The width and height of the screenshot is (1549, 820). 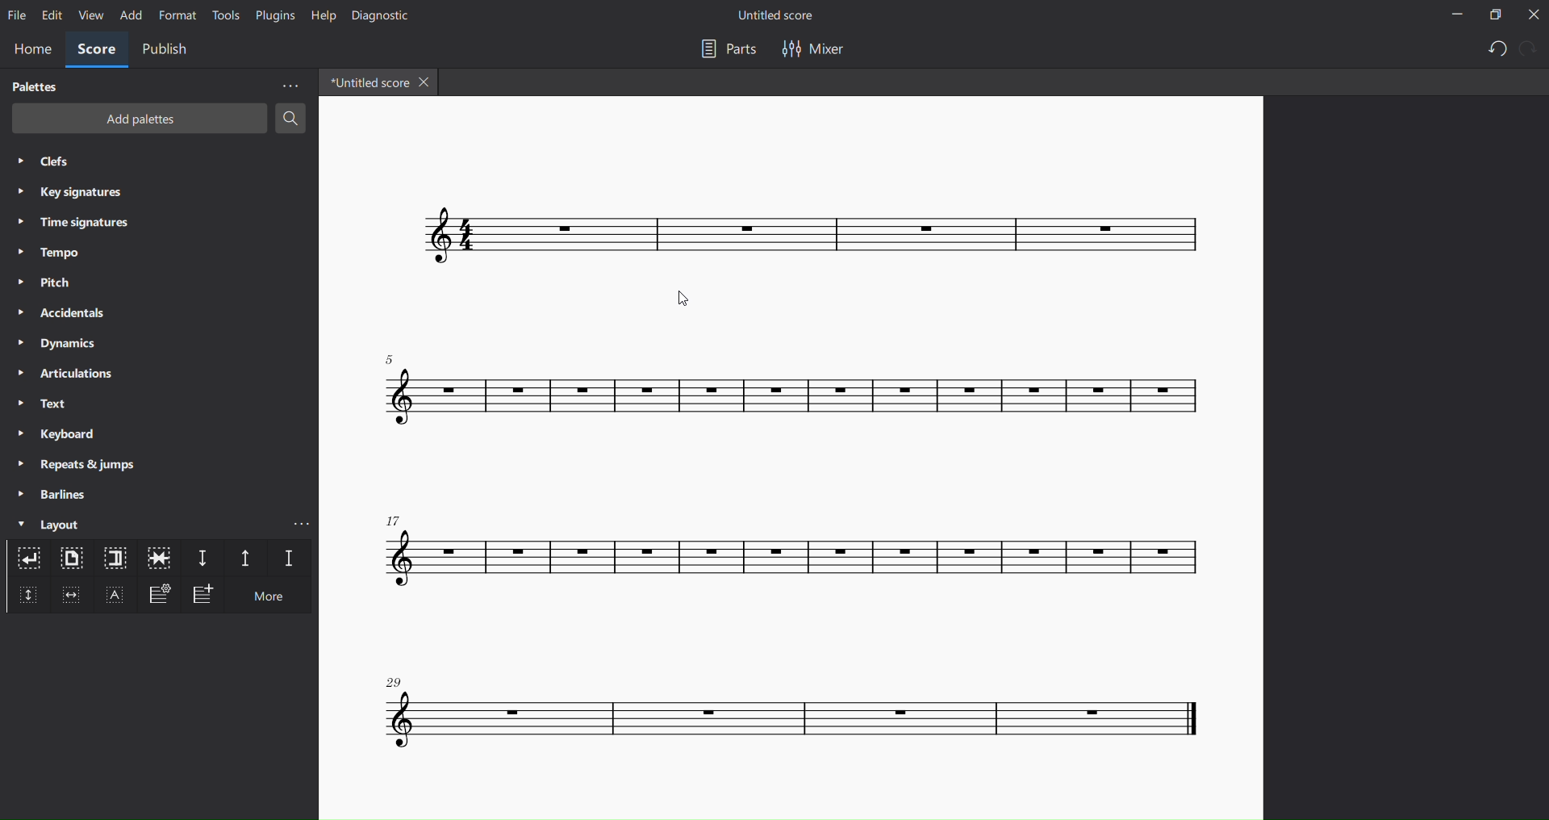 I want to click on staff spacer up, so click(x=241, y=559).